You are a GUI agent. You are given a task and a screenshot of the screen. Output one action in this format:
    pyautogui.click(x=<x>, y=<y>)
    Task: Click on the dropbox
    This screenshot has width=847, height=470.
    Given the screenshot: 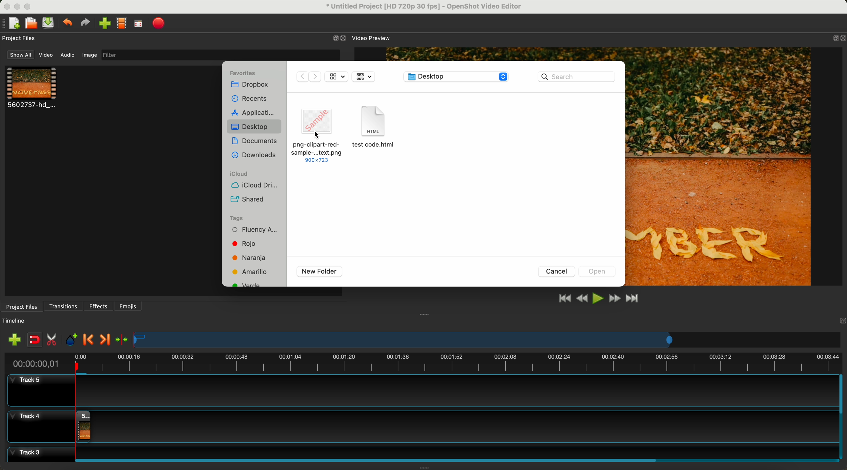 What is the action you would take?
    pyautogui.click(x=249, y=86)
    